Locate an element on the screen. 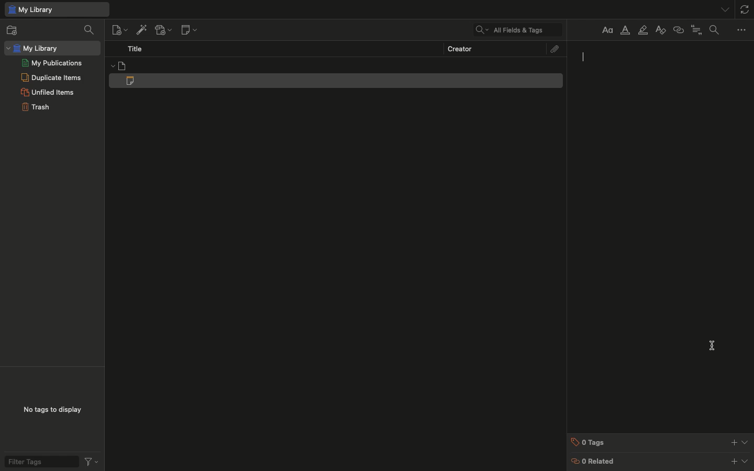 The width and height of the screenshot is (754, 471). New collection is located at coordinates (16, 30).